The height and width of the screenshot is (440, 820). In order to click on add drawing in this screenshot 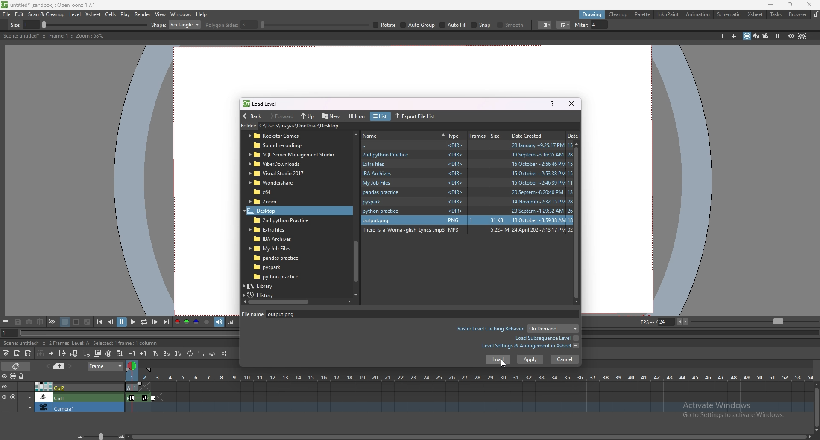, I will do `click(87, 353)`.